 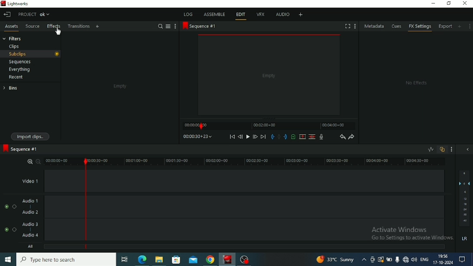 I want to click on Text "empty", so click(x=120, y=86).